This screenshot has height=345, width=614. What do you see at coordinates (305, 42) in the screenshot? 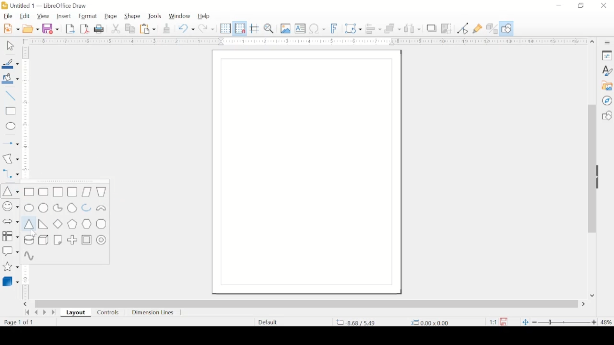
I see `margin` at bounding box center [305, 42].